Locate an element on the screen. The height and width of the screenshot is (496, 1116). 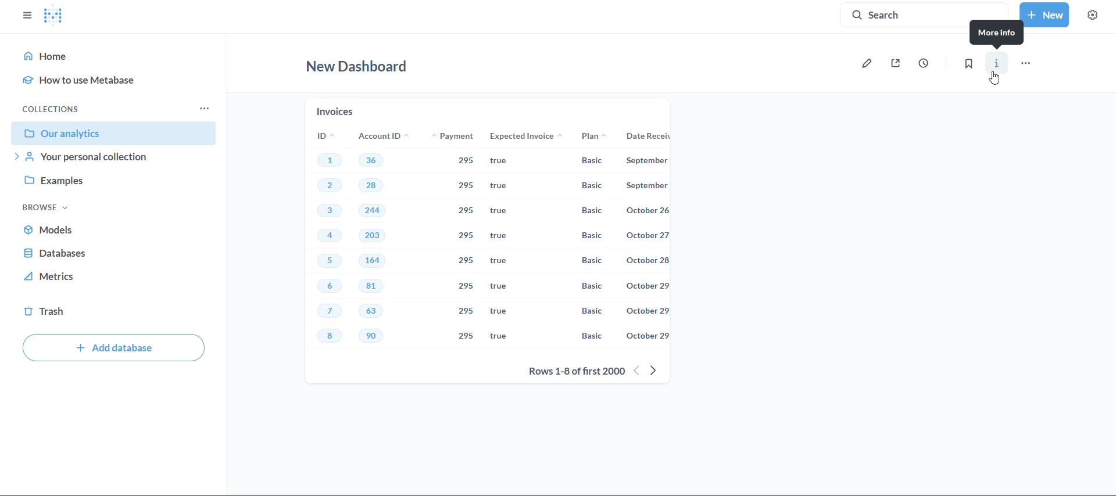
october 26 is located at coordinates (648, 210).